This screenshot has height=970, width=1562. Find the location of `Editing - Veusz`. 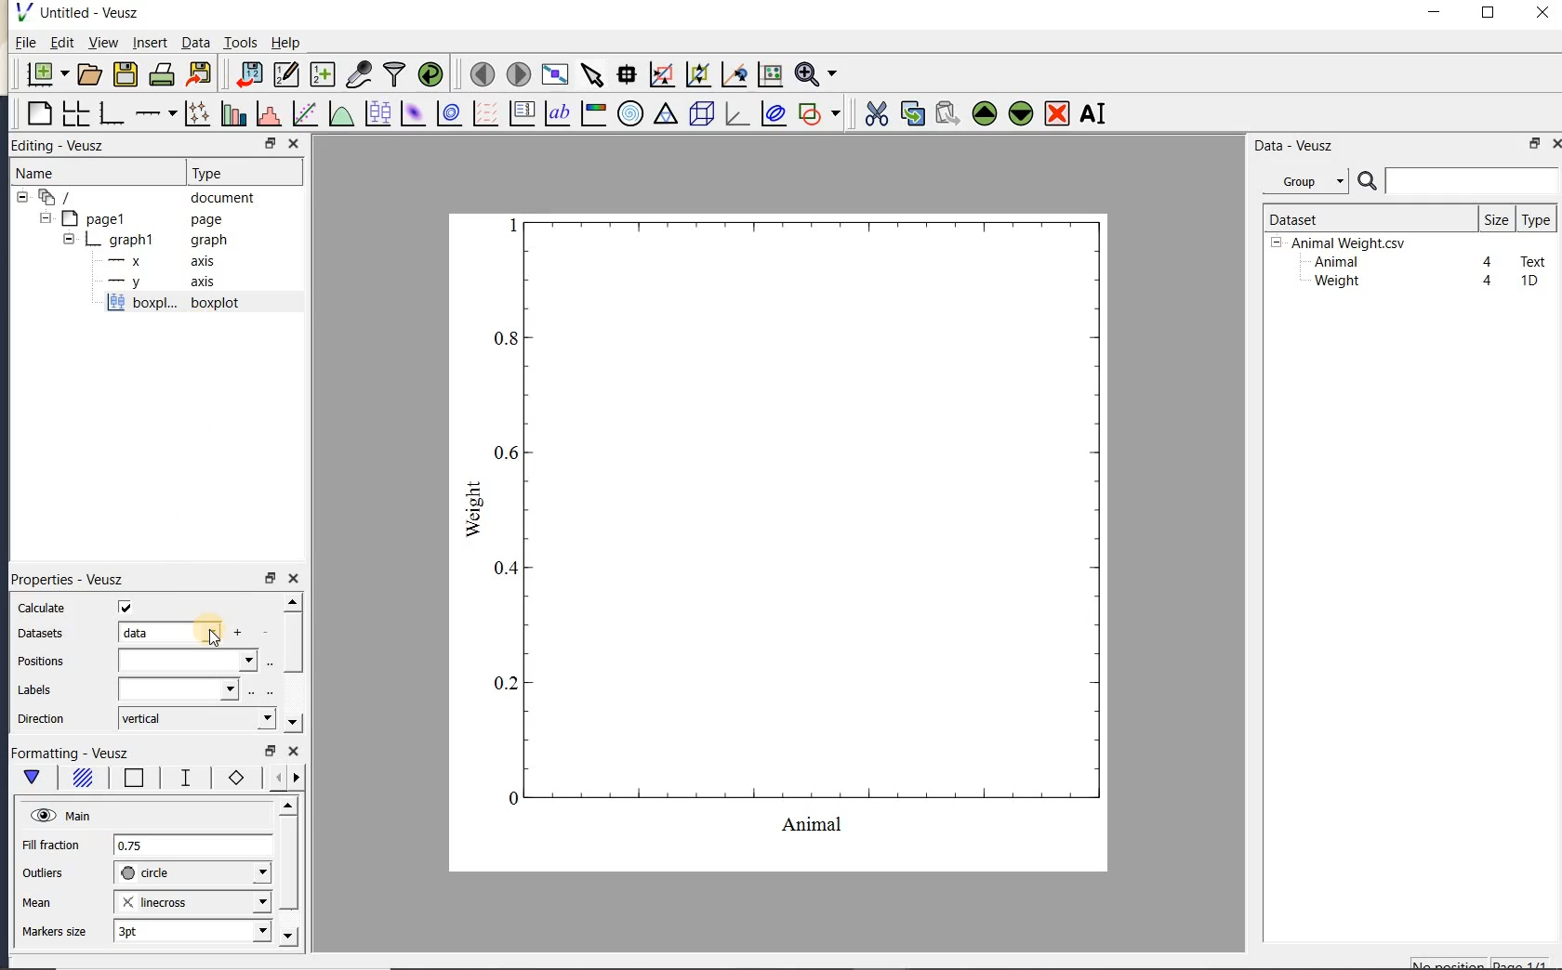

Editing - Veusz is located at coordinates (68, 146).